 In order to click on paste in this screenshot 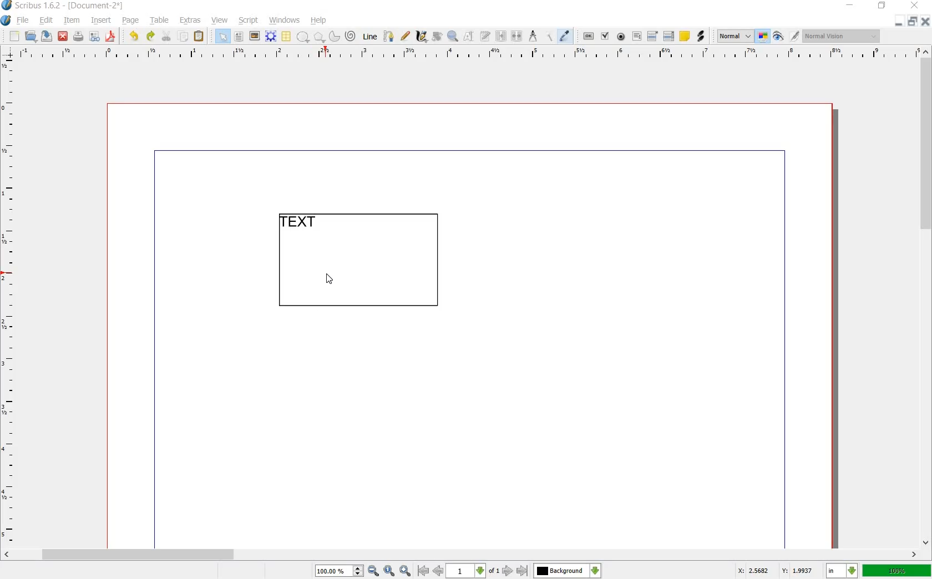, I will do `click(199, 37)`.